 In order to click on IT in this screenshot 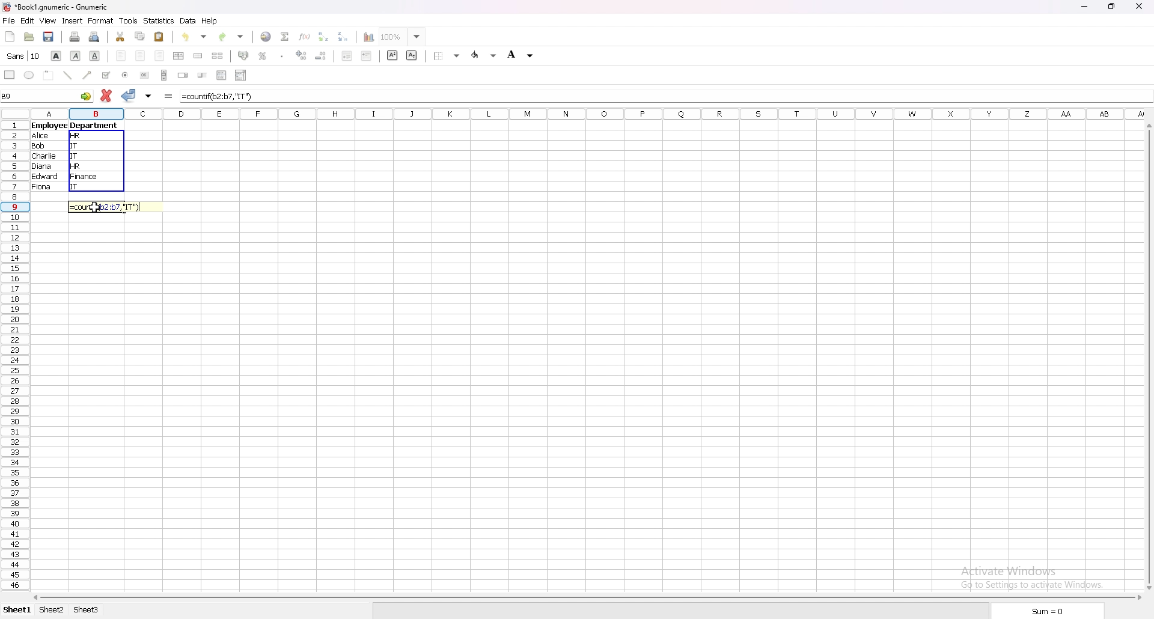, I will do `click(76, 146)`.